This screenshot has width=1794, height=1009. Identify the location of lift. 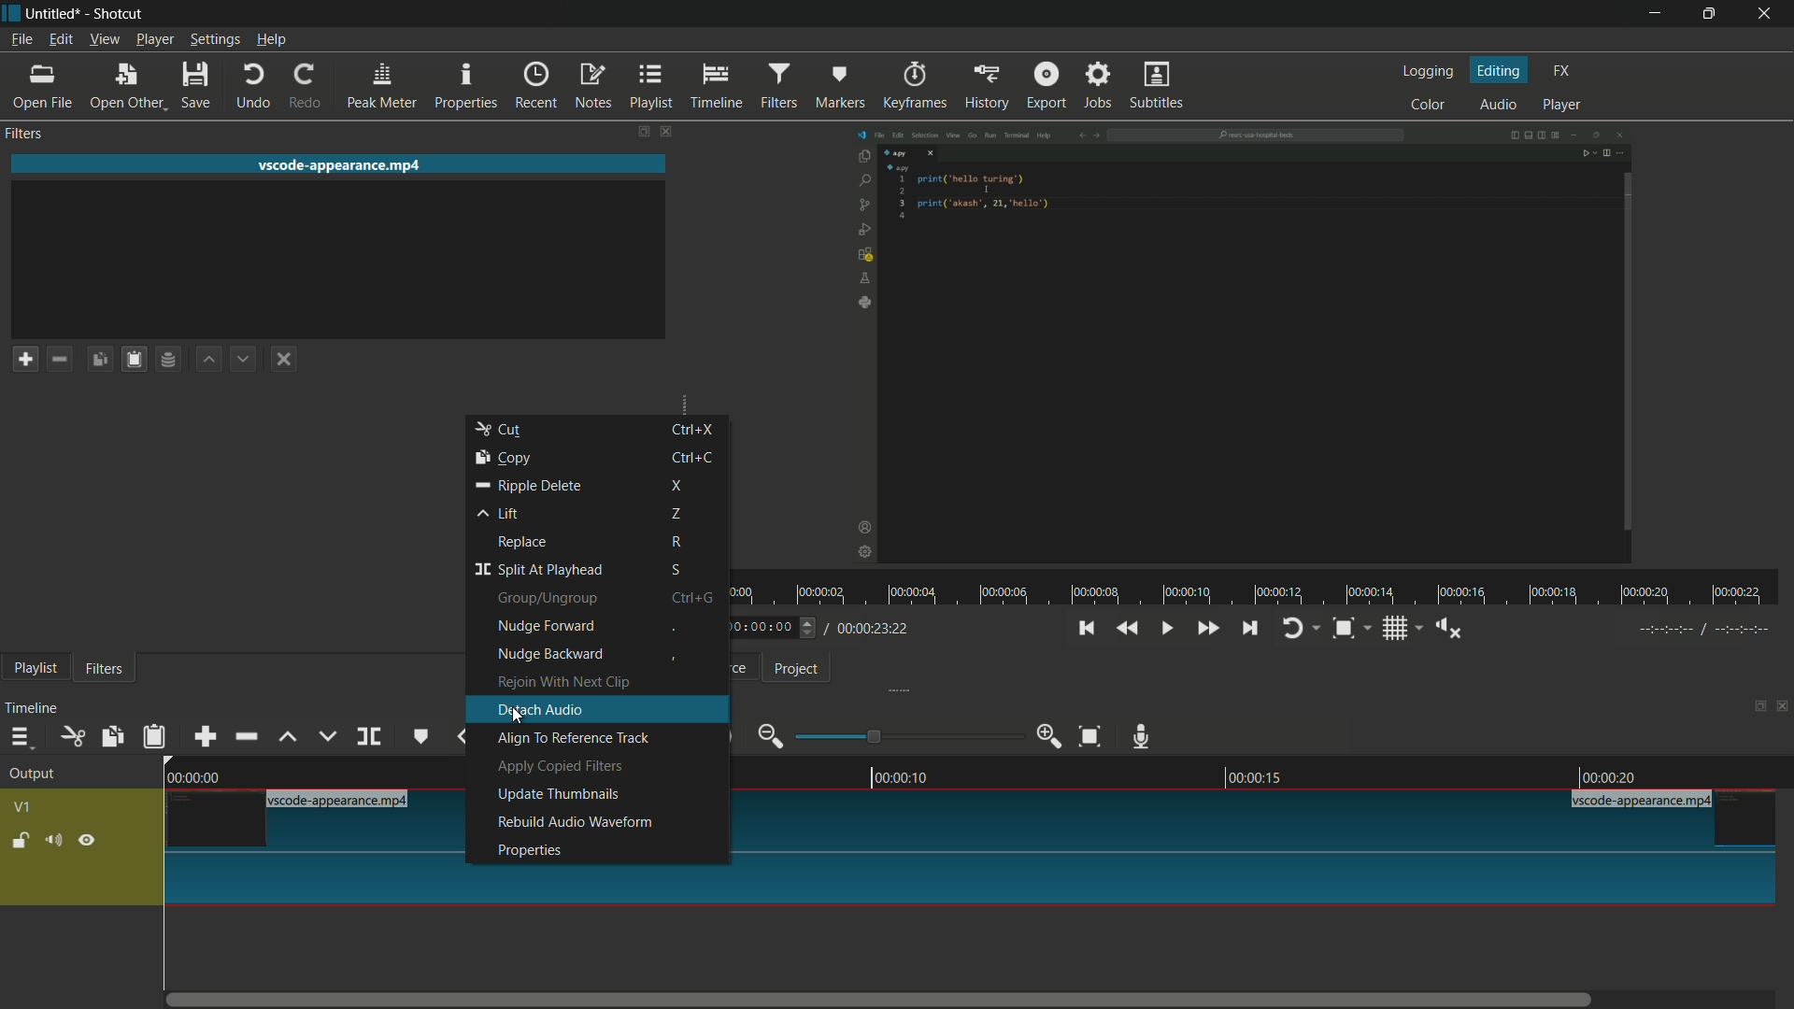
(285, 736).